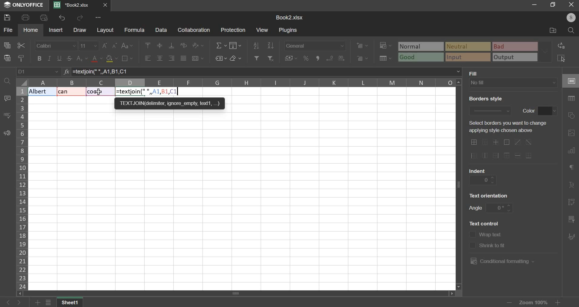 The width and height of the screenshot is (579, 307). I want to click on undo, so click(62, 18).